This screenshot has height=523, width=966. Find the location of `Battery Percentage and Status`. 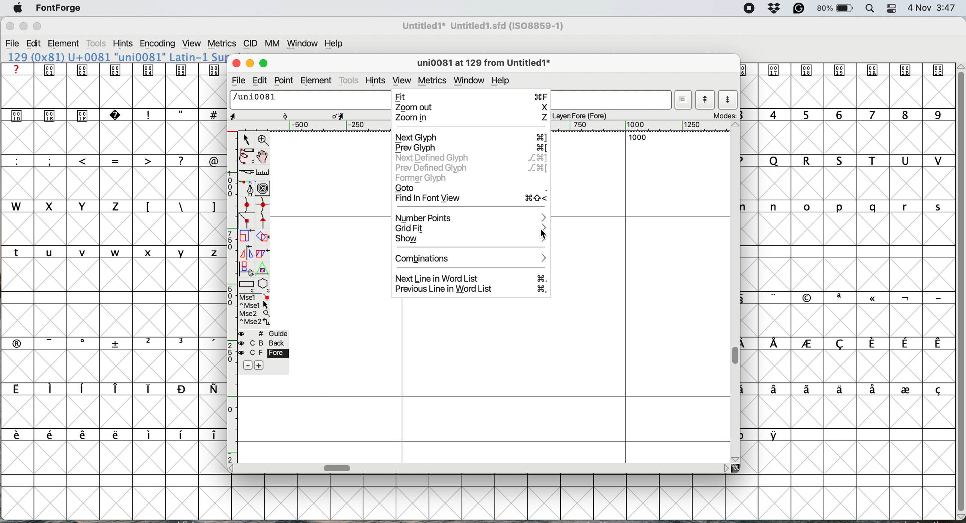

Battery Percentage and Status is located at coordinates (835, 9).